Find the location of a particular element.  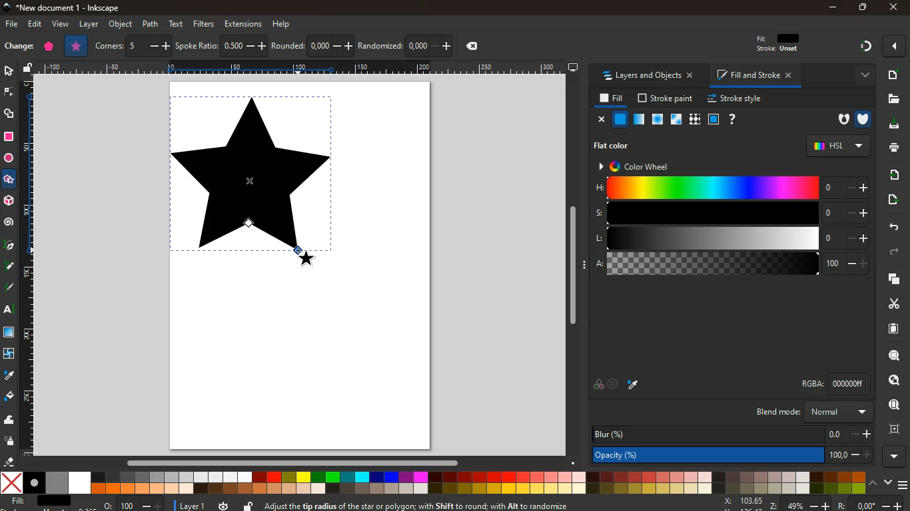

layer 1 is located at coordinates (195, 506).